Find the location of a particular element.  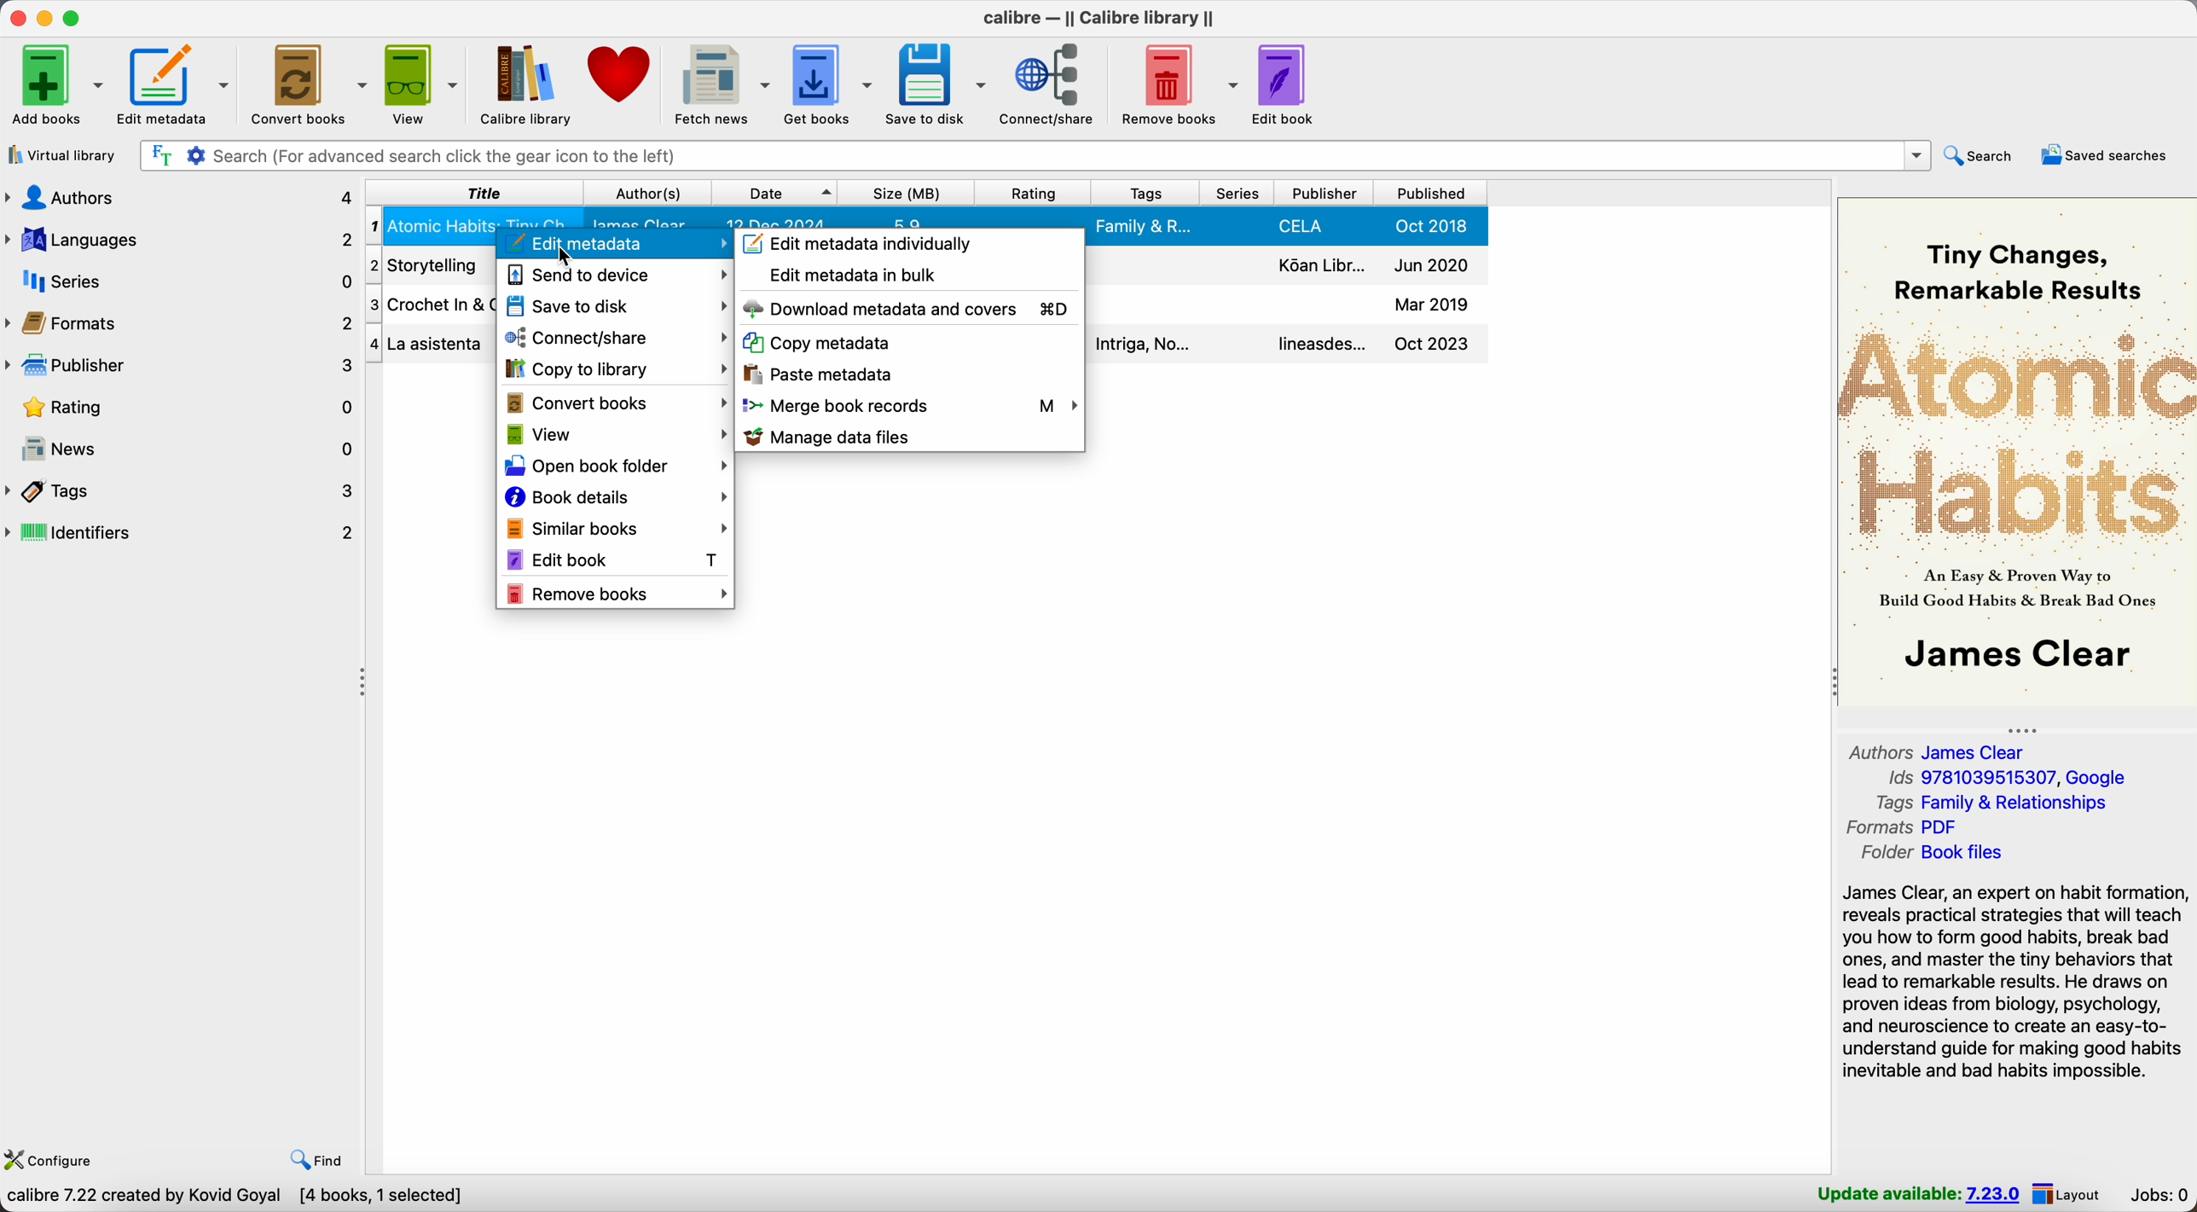

find is located at coordinates (311, 1158).